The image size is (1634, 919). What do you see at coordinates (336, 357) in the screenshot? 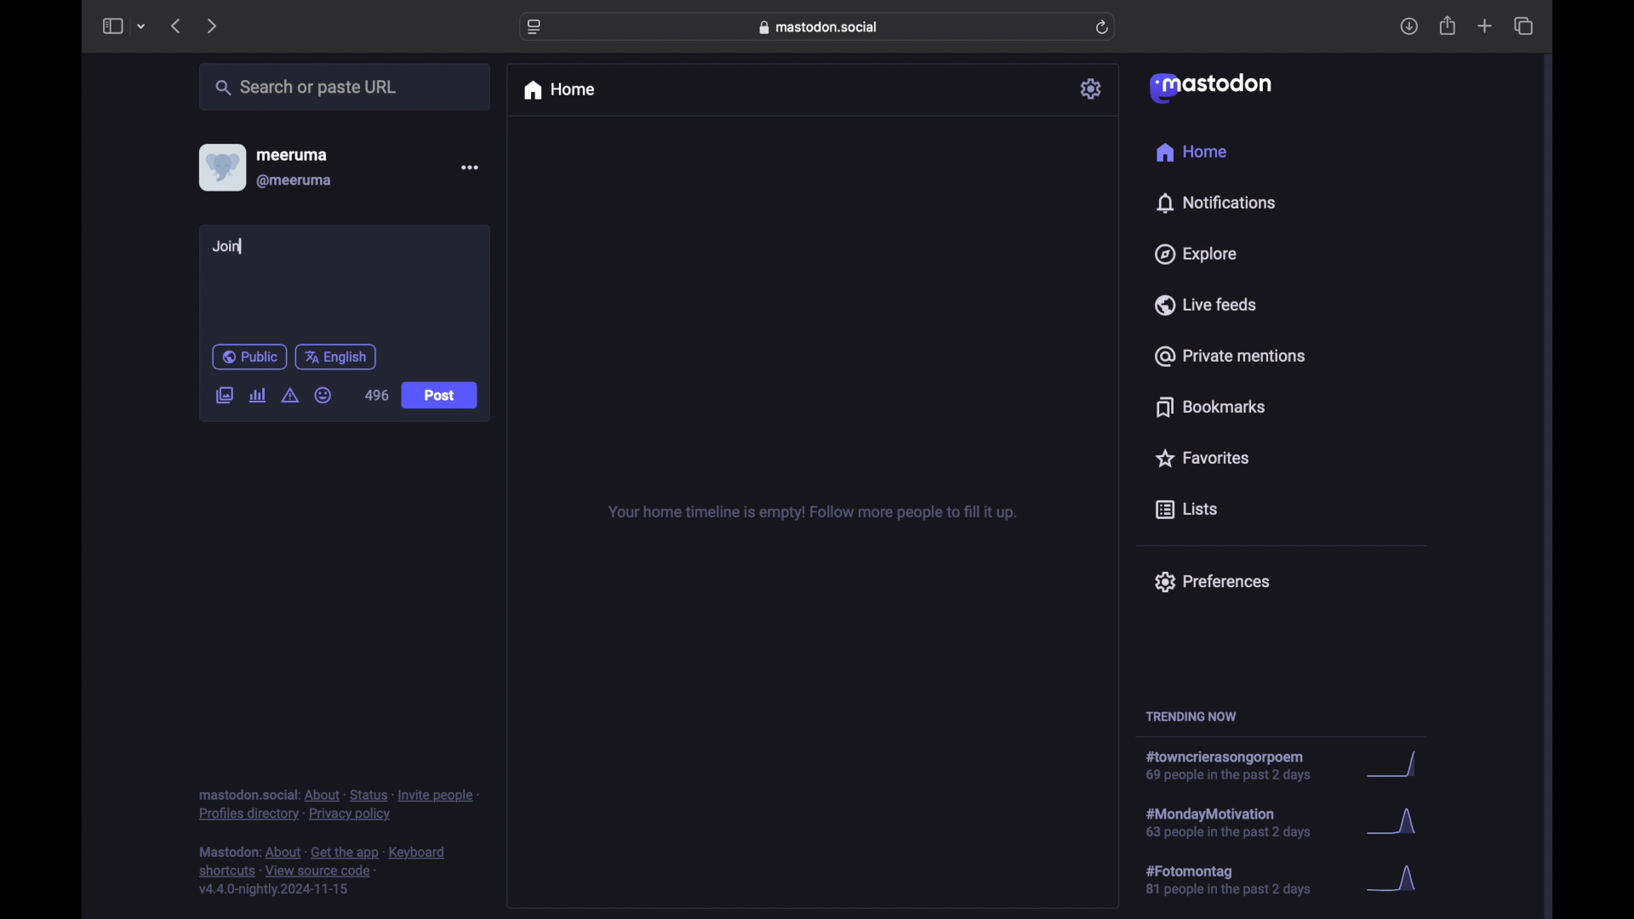
I see `english` at bounding box center [336, 357].